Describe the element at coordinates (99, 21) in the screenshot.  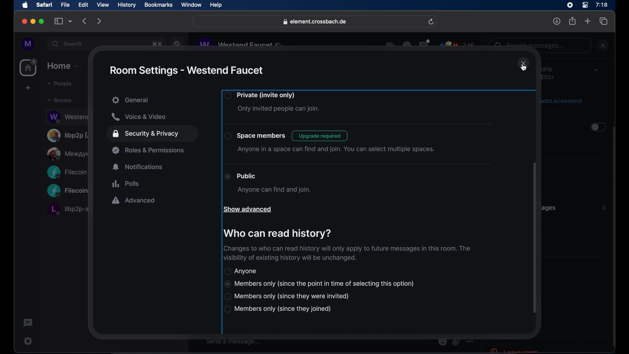
I see `forward` at that location.